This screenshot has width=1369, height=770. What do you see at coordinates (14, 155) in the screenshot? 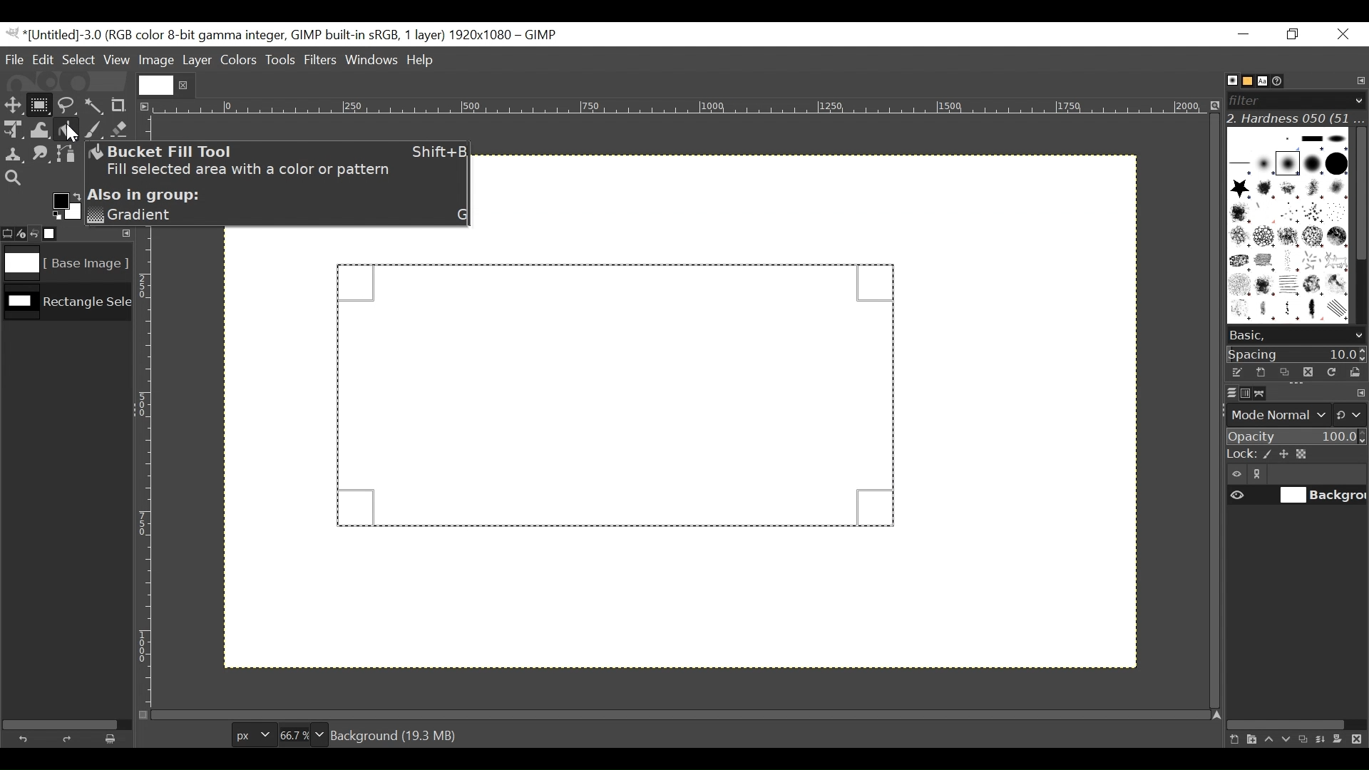
I see `Clone tool` at bounding box center [14, 155].